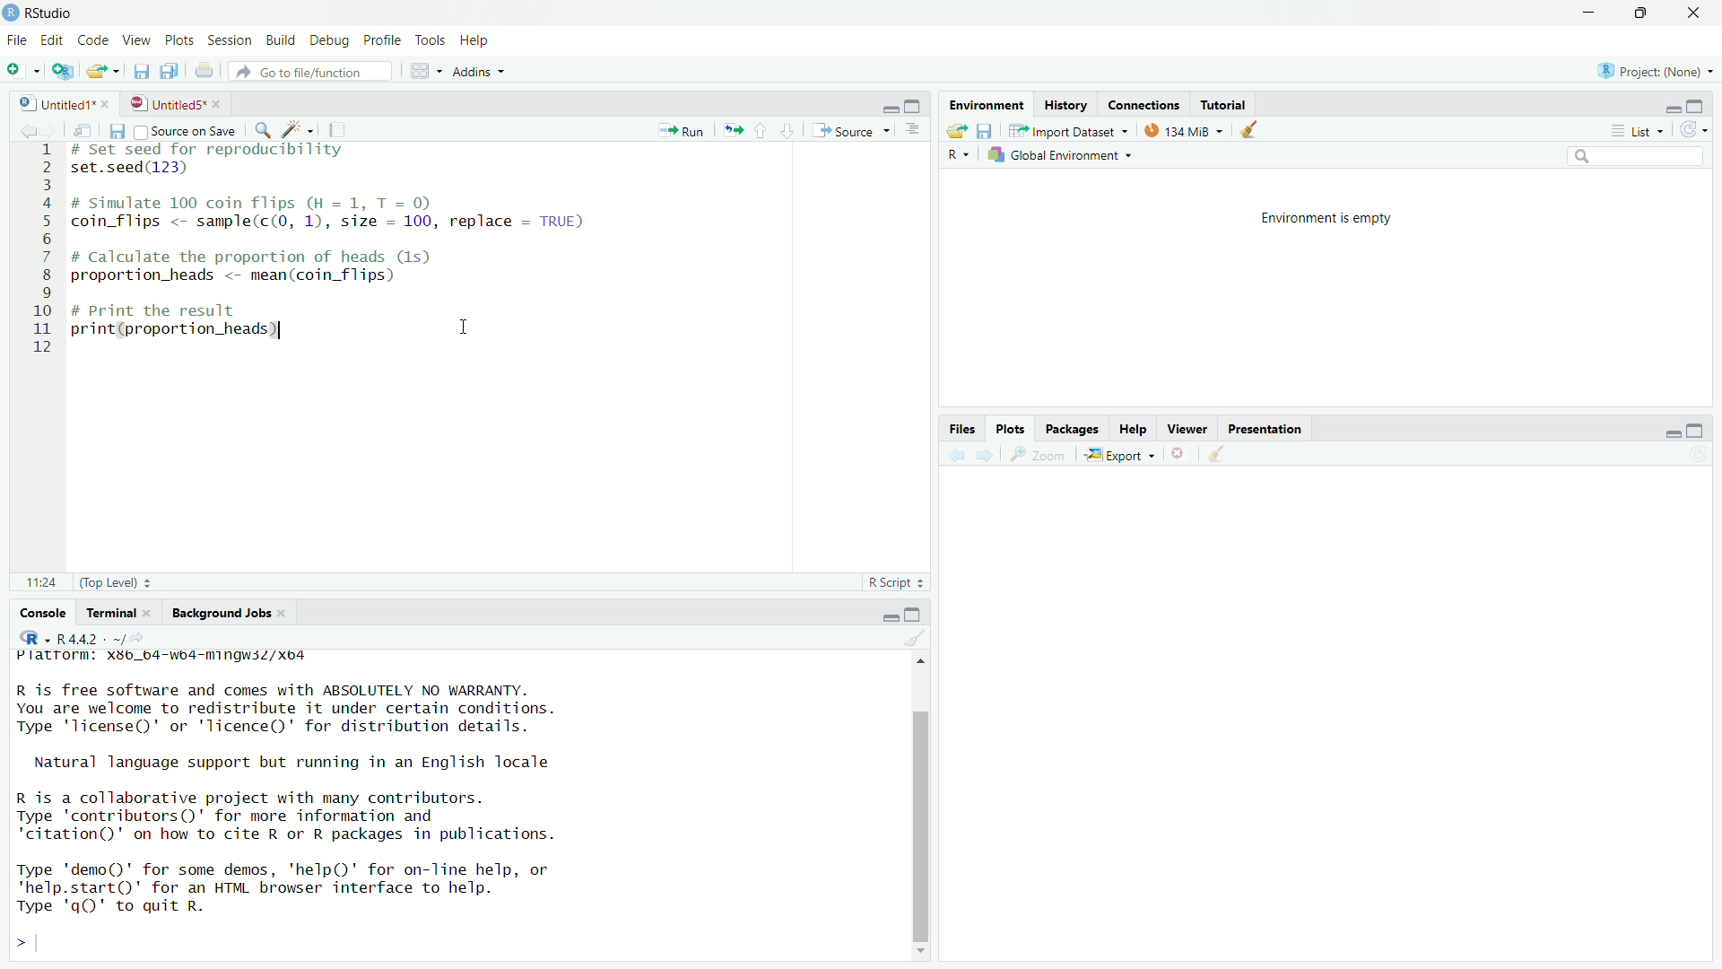  Describe the element at coordinates (370, 710) in the screenshot. I see `R is free software and comes with ABSOLUTELY NO WARRANTY.
You are welcome to redistribute it under certain conditions.
Type 'license()' or 'licence()' for distribution details.` at that location.